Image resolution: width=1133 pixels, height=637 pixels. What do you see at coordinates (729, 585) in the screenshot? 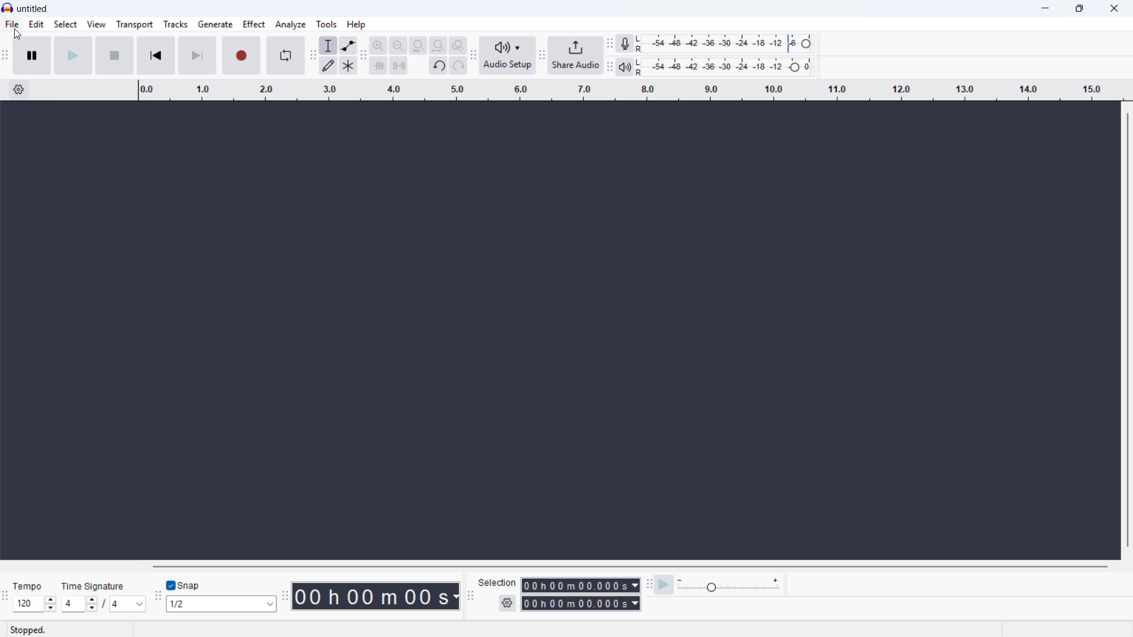
I see `` at bounding box center [729, 585].